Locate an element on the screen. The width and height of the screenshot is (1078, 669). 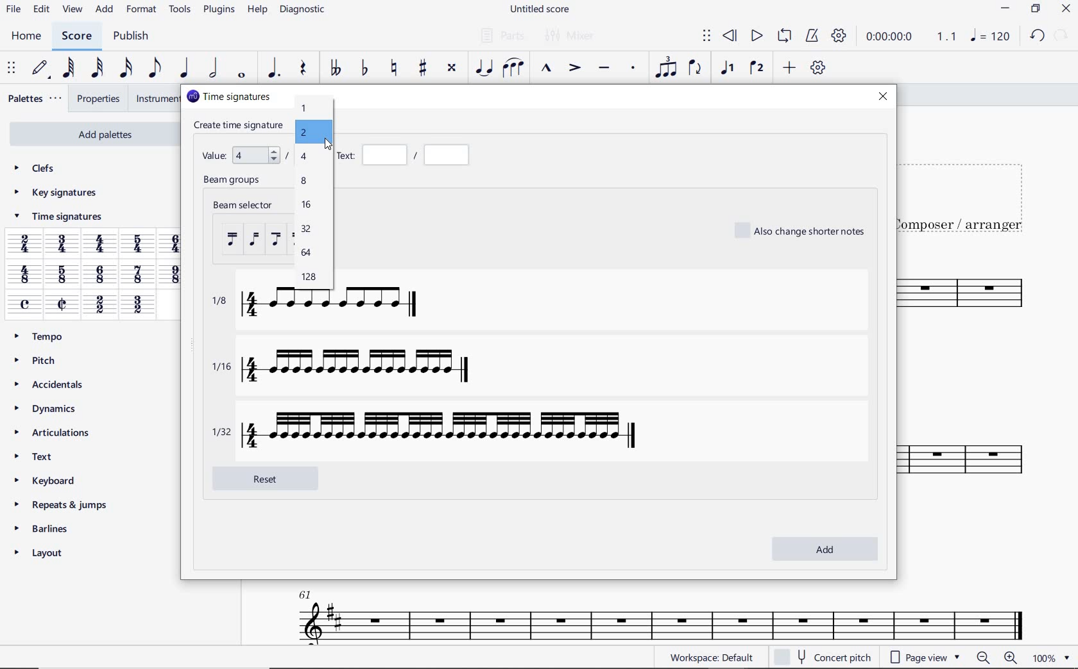
128 is located at coordinates (307, 277).